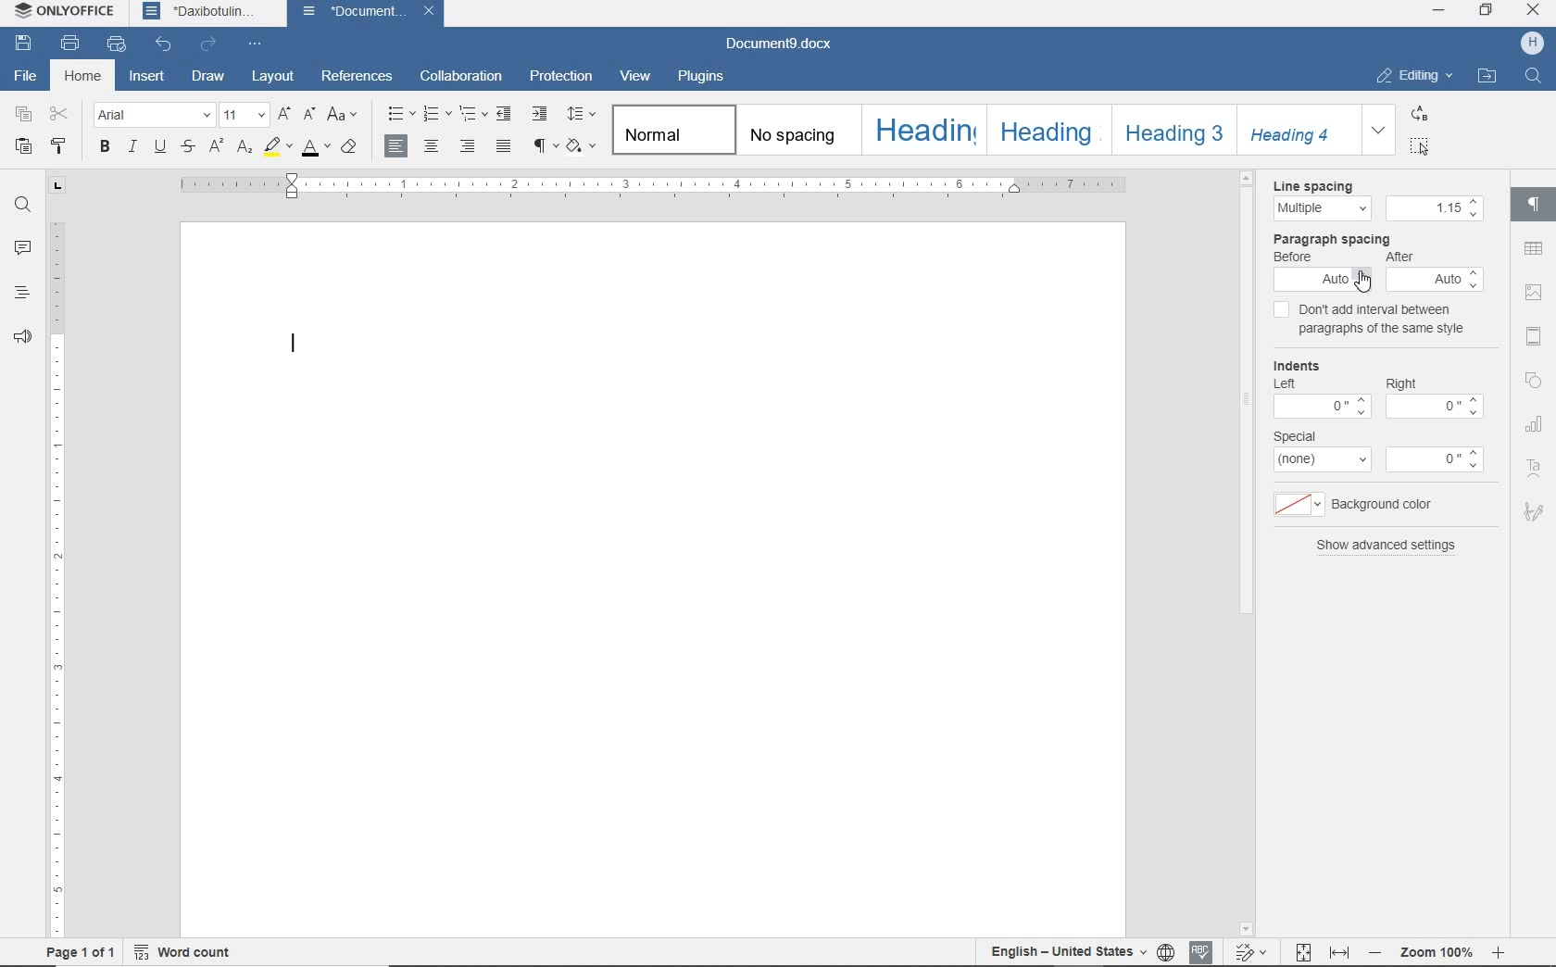  What do you see at coordinates (1382, 506) in the screenshot?
I see `background color` at bounding box center [1382, 506].